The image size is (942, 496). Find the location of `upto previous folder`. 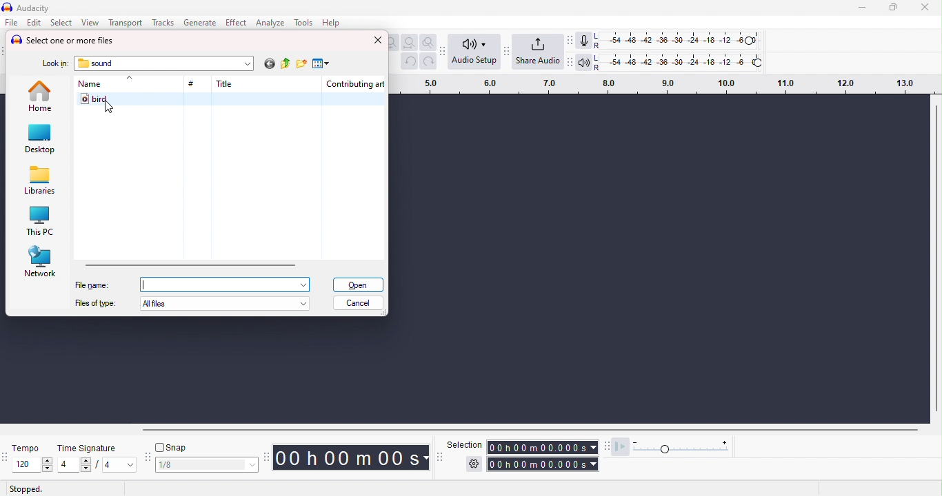

upto previous folder is located at coordinates (286, 65).